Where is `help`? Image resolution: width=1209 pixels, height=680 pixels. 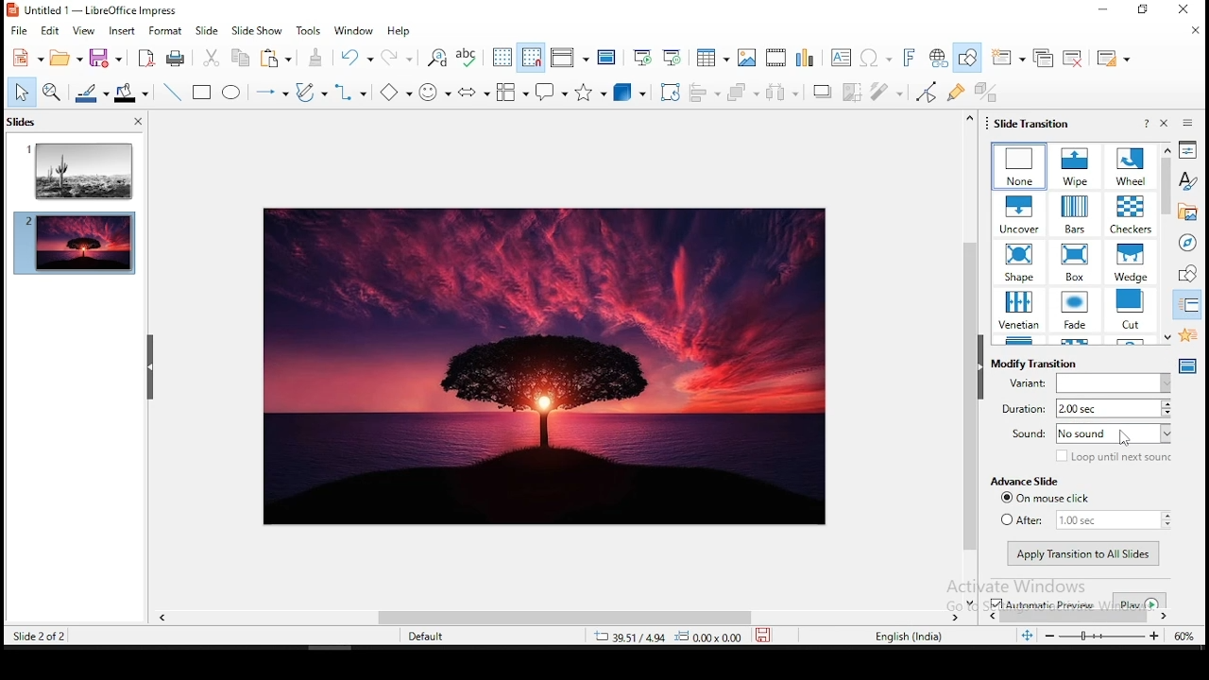 help is located at coordinates (1147, 124).